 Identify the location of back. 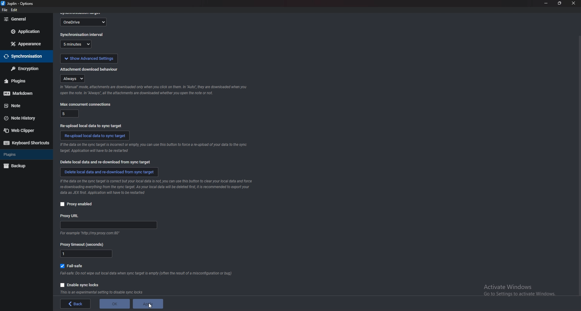
(77, 304).